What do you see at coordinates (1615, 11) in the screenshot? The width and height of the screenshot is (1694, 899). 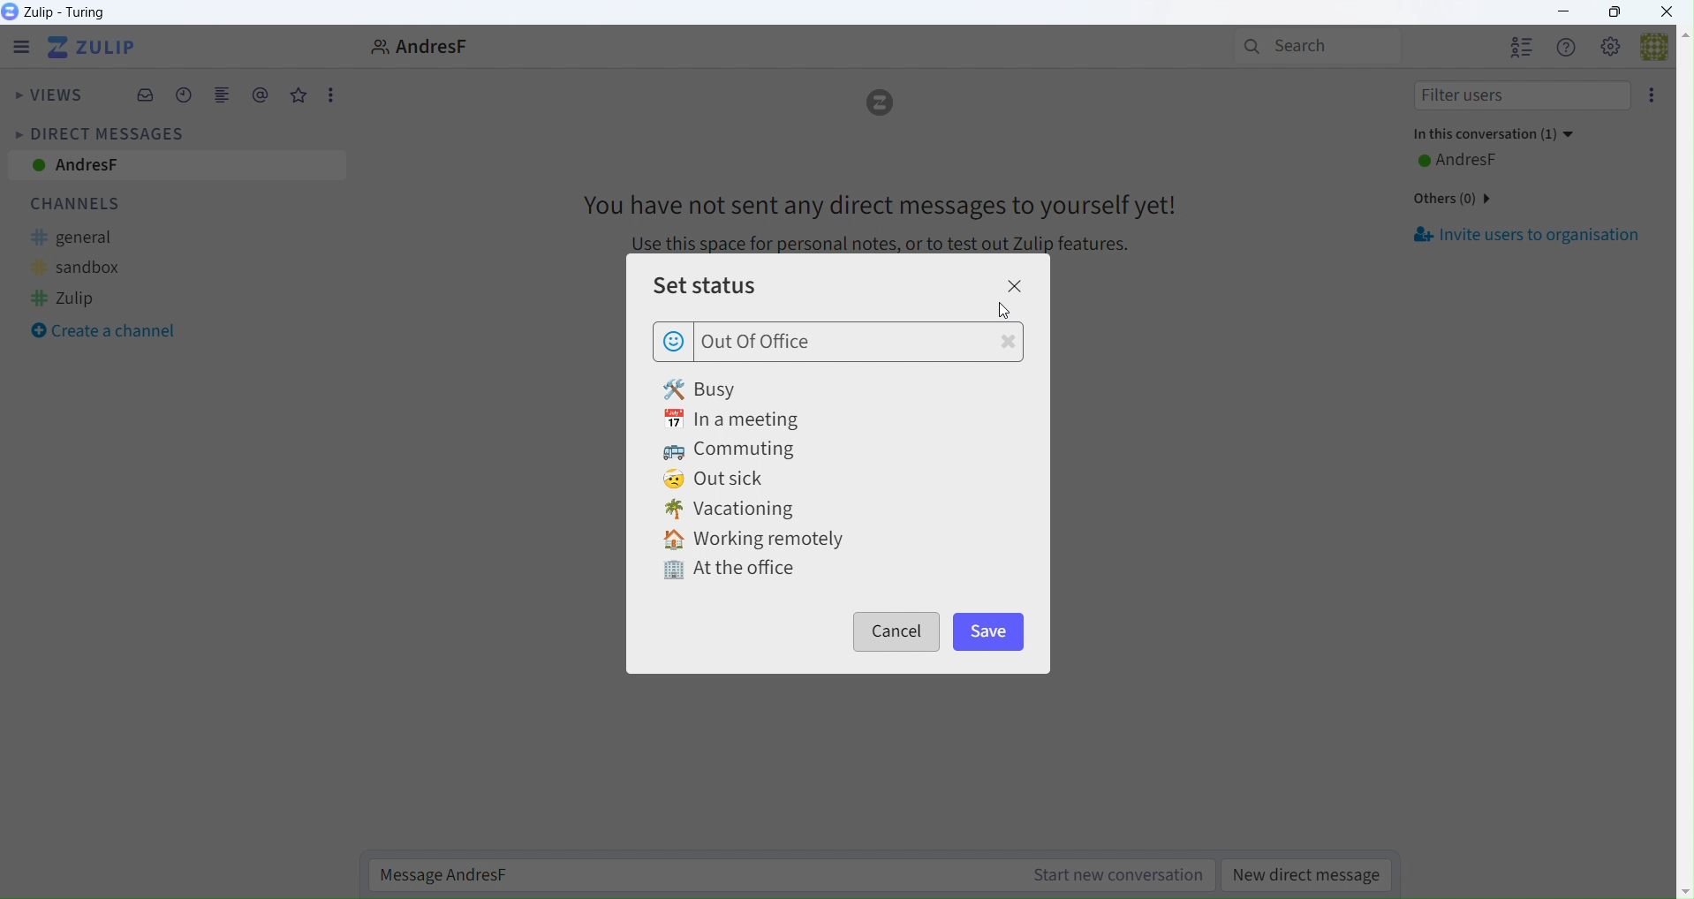 I see `Box` at bounding box center [1615, 11].